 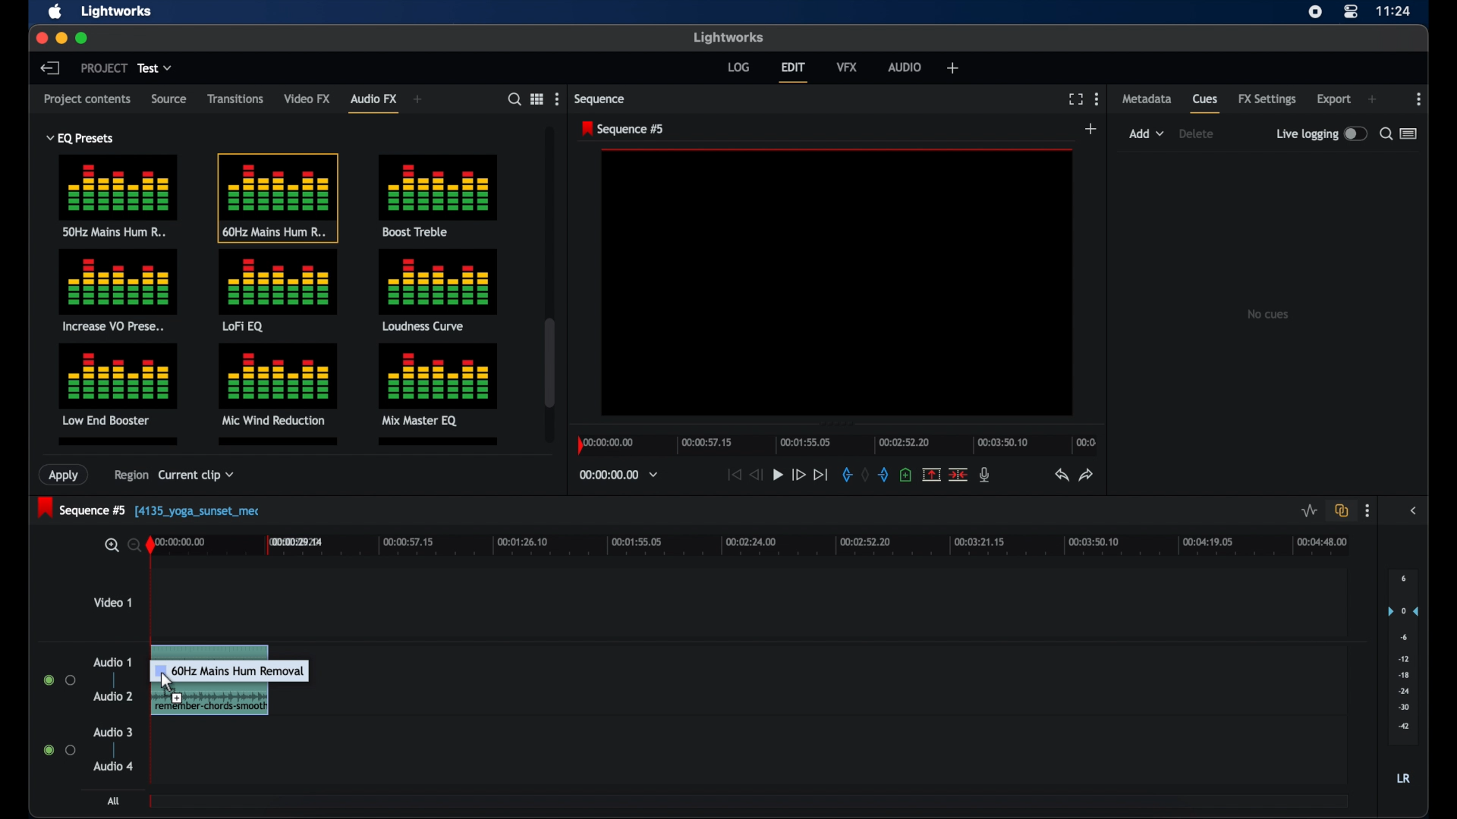 What do you see at coordinates (1196, 133) in the screenshot?
I see `delete` at bounding box center [1196, 133].